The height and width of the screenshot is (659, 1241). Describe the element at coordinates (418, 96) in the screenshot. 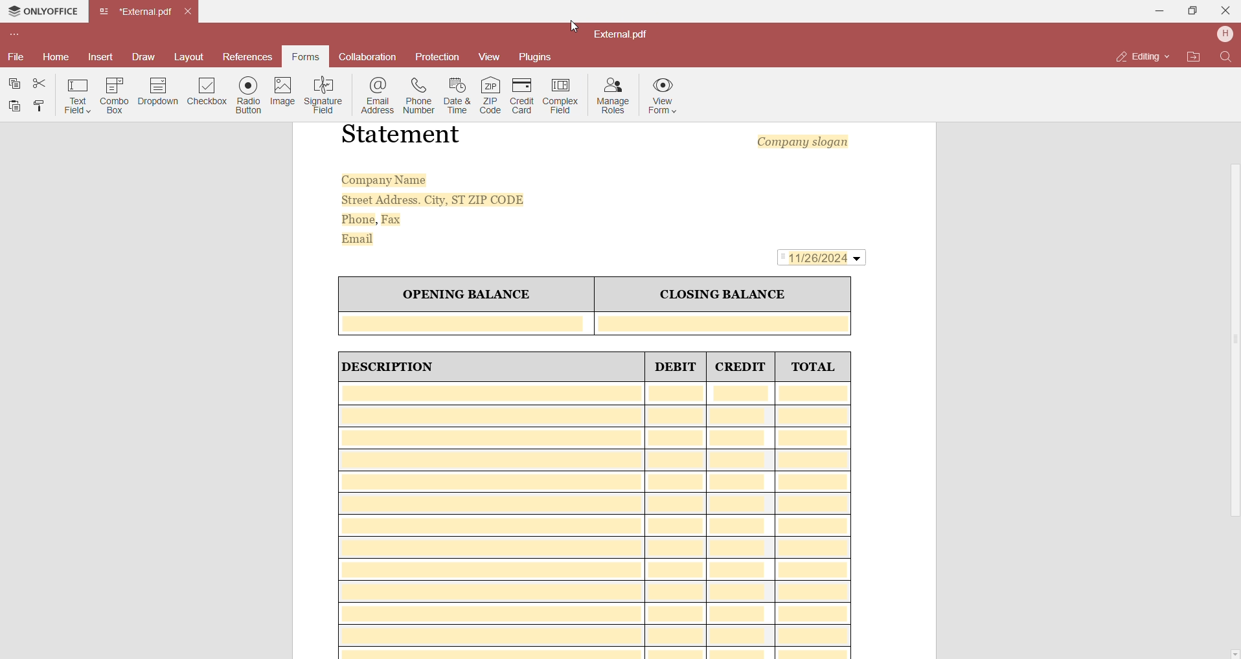

I see `Phone Number` at that location.